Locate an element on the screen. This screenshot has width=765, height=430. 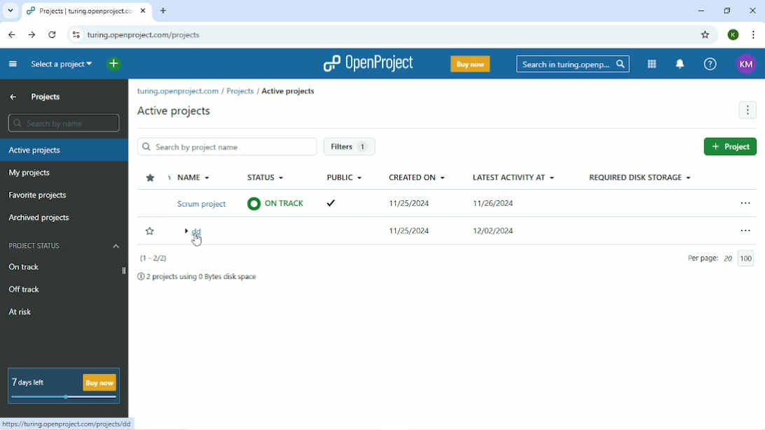
Reload this page is located at coordinates (52, 35).